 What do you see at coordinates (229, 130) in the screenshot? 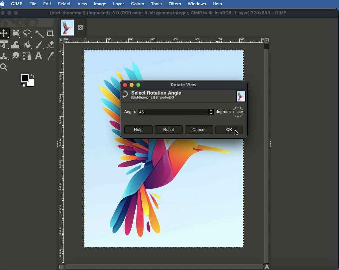
I see `OK` at bounding box center [229, 130].